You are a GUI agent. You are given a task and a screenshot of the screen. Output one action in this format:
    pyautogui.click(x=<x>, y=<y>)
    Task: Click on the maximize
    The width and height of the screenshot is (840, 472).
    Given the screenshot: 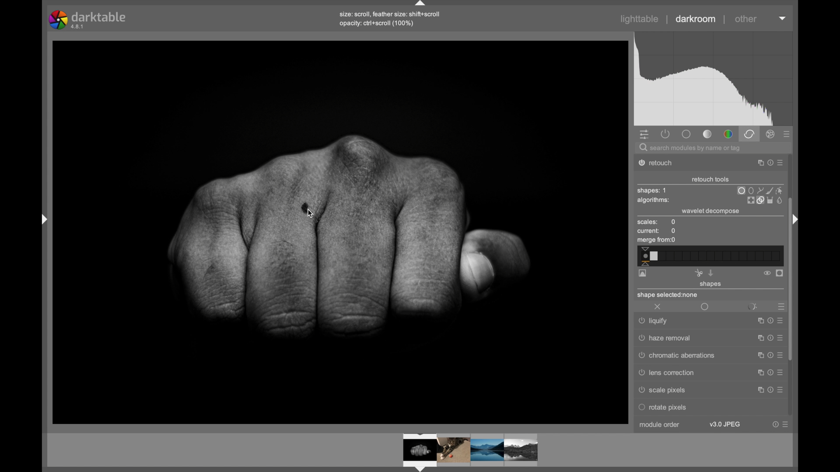 What is the action you would take?
    pyautogui.click(x=758, y=356)
    